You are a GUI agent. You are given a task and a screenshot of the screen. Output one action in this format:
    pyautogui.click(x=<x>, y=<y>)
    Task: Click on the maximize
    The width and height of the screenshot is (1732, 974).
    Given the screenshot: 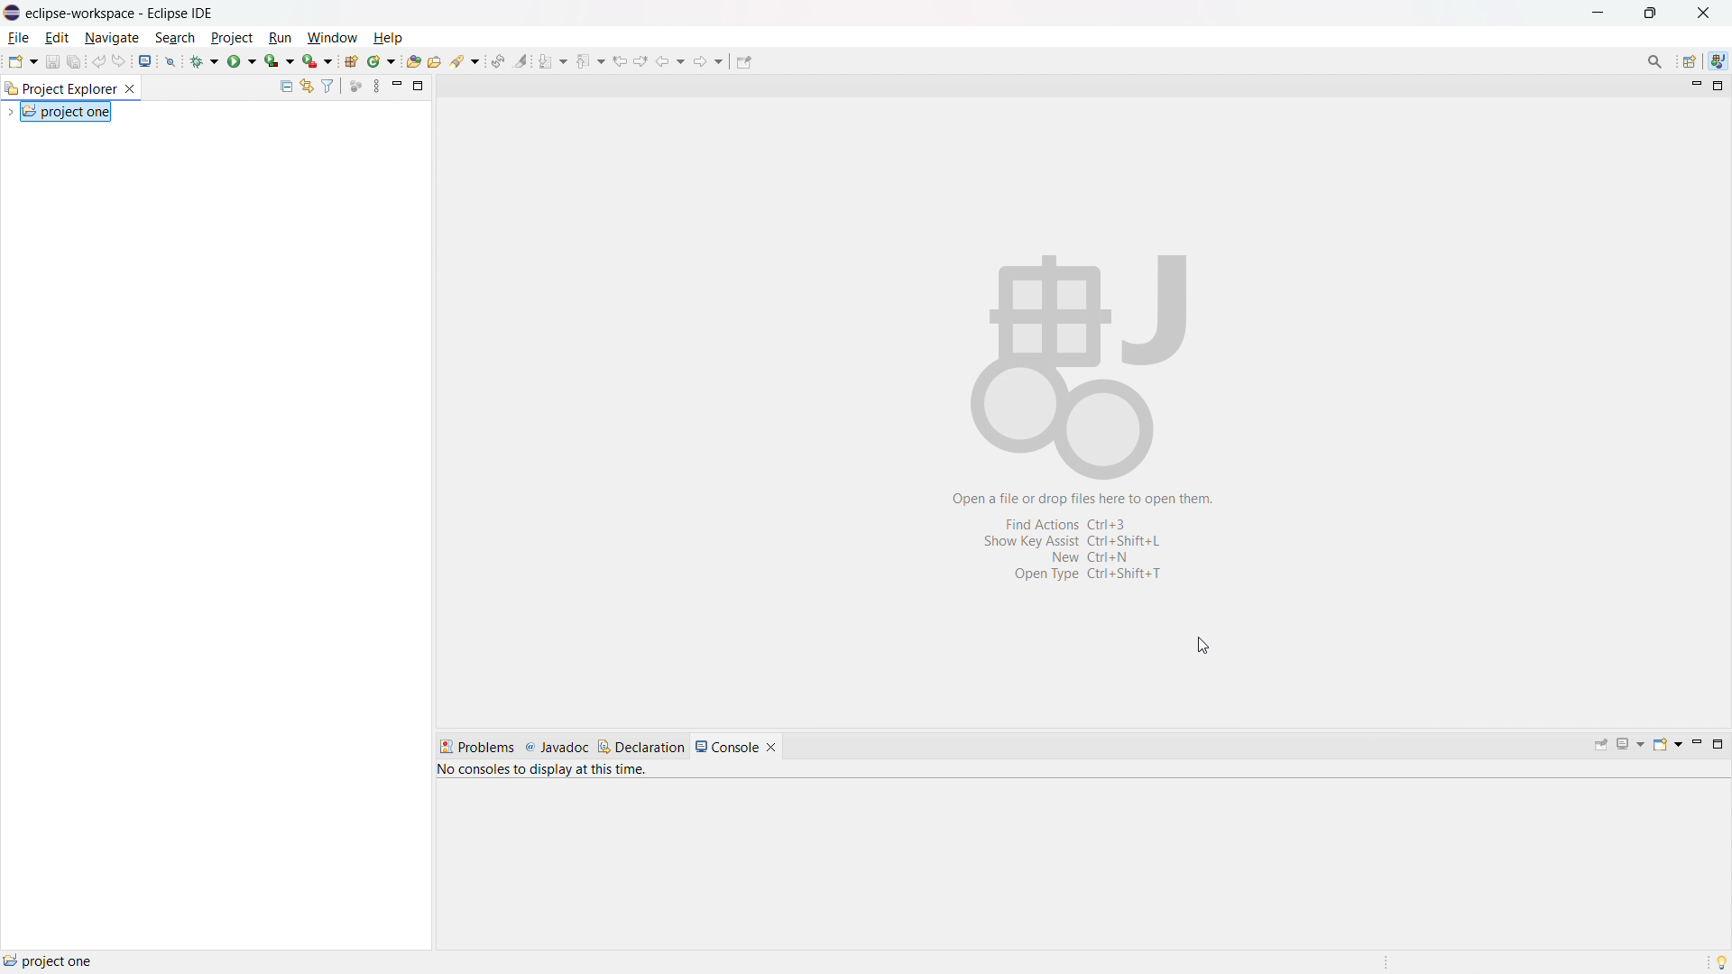 What is the action you would take?
    pyautogui.click(x=419, y=85)
    